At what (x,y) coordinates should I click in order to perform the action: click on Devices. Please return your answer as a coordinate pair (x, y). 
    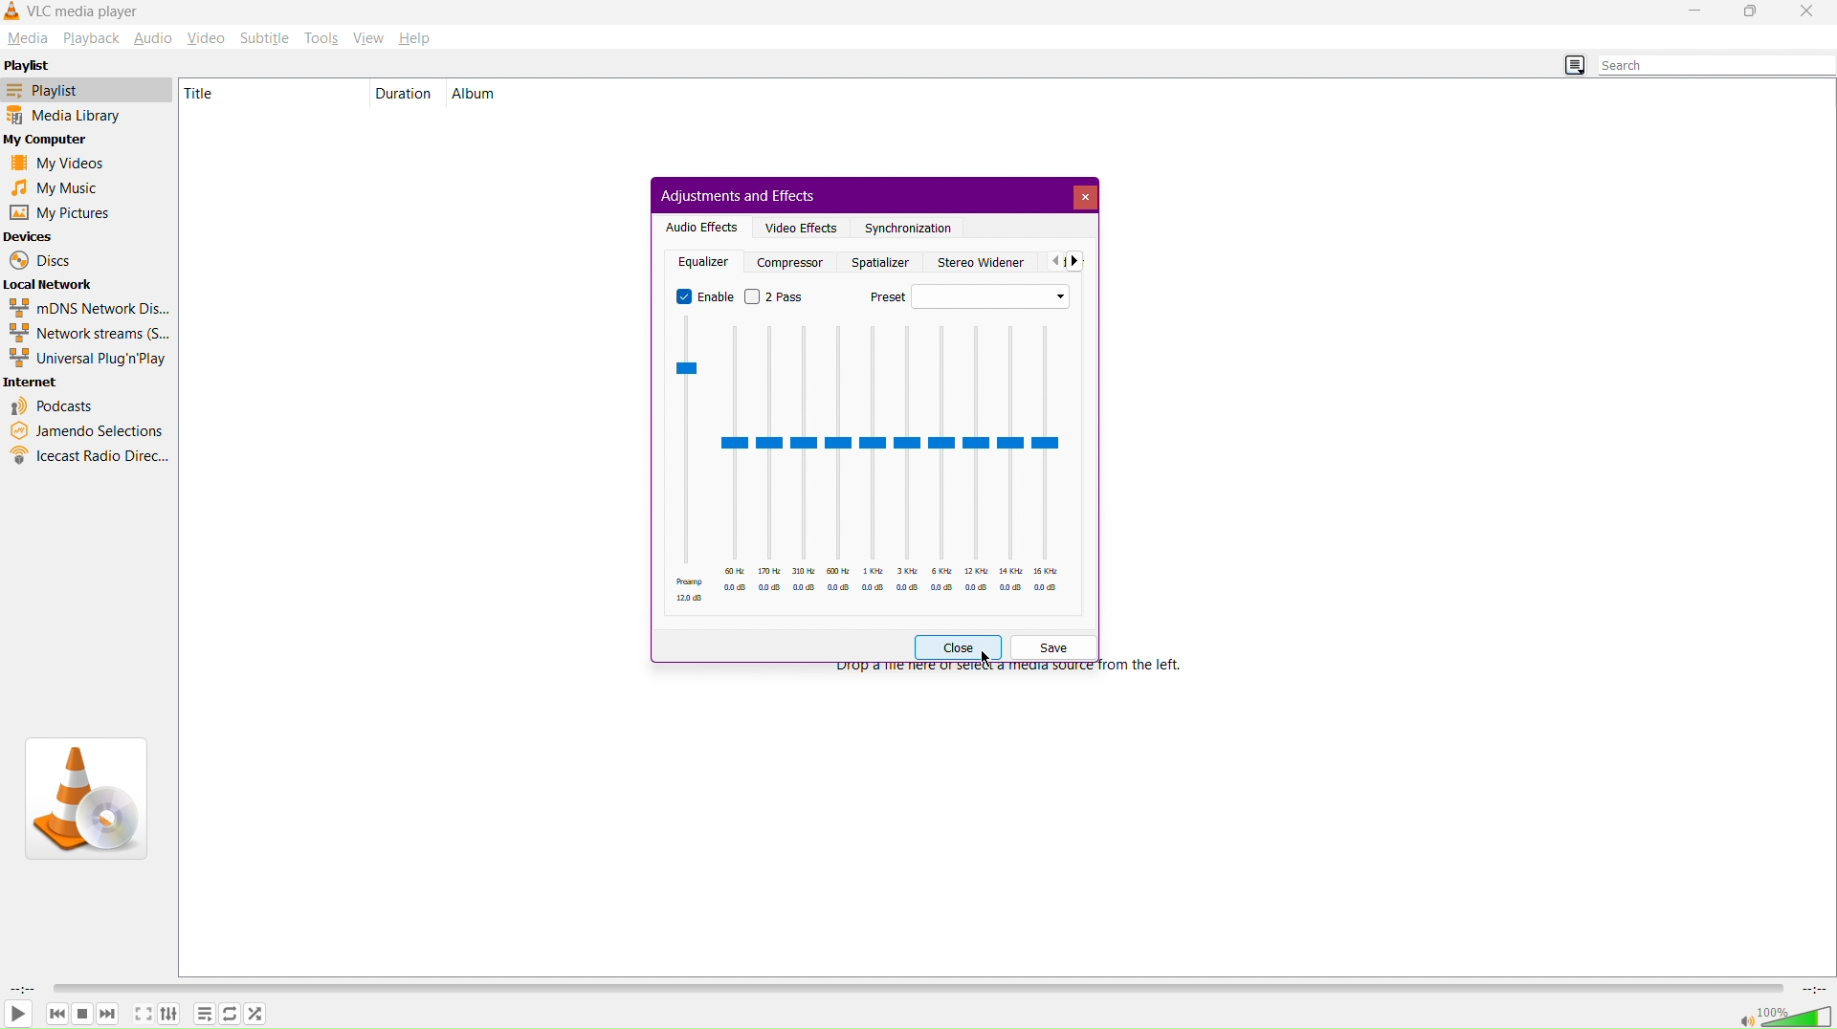
    Looking at the image, I should click on (30, 235).